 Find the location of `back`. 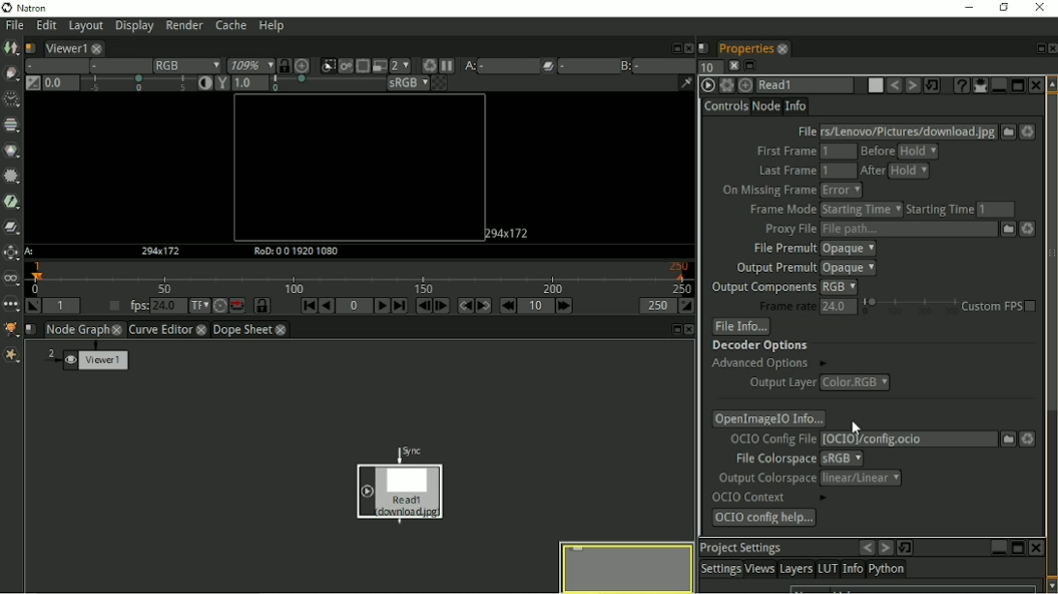

back is located at coordinates (865, 548).